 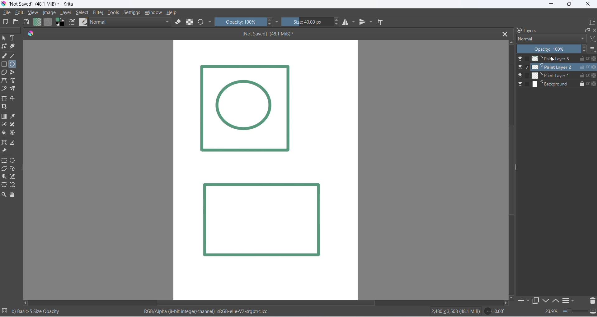 What do you see at coordinates (494, 312) in the screenshot?
I see `0.00` at bounding box center [494, 312].